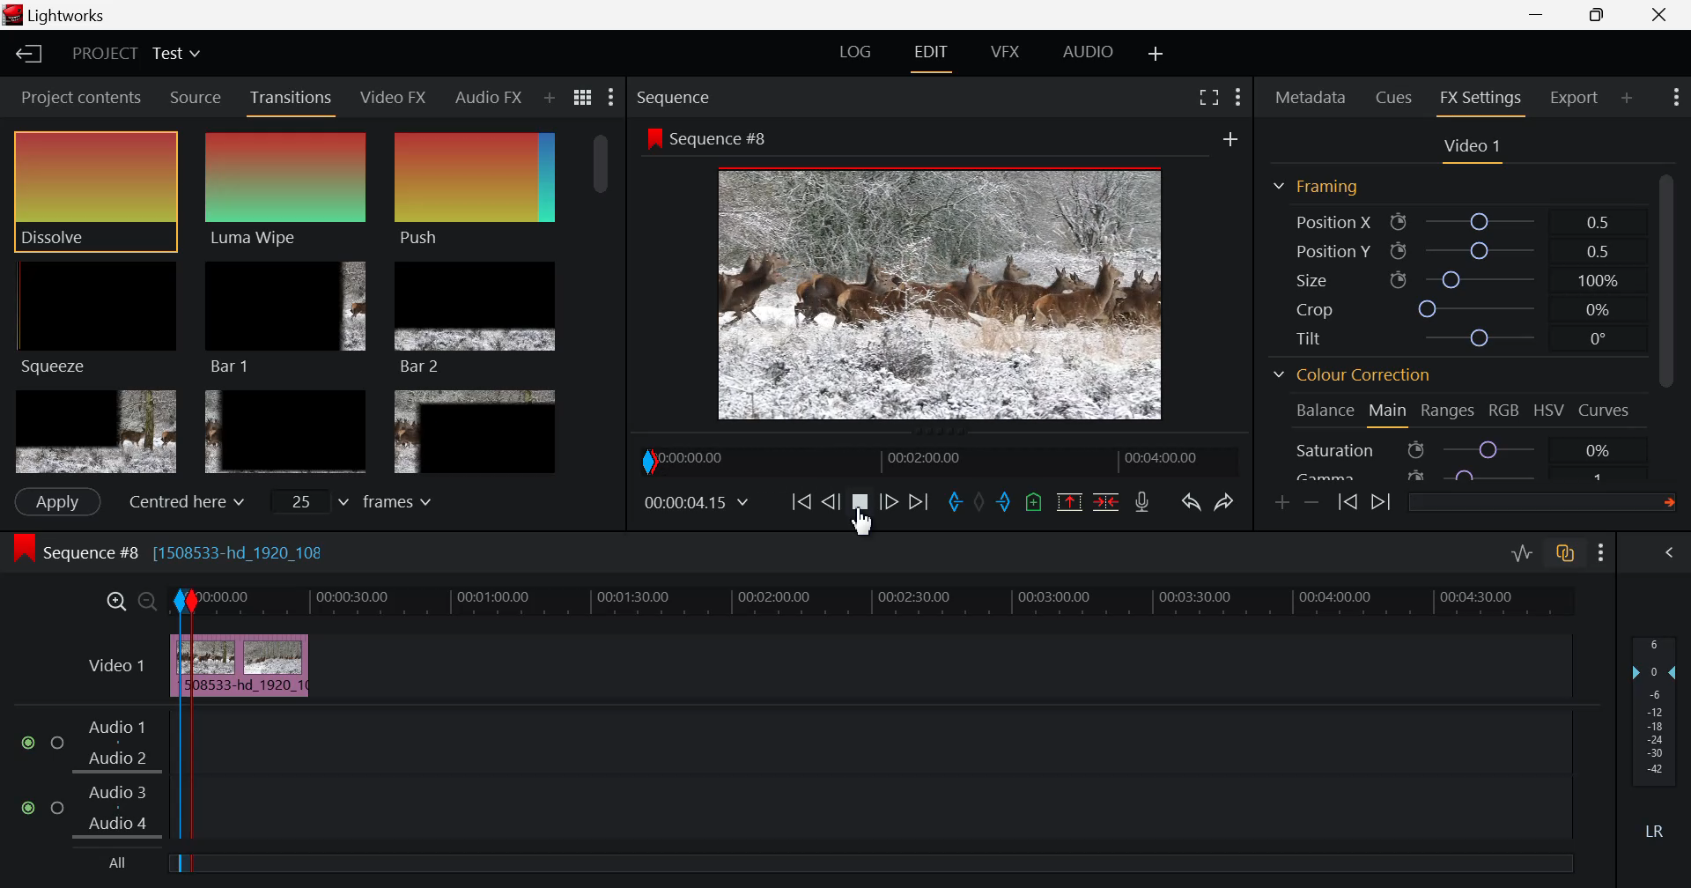  Describe the element at coordinates (585, 98) in the screenshot. I see `Toggle between list and title view` at that location.